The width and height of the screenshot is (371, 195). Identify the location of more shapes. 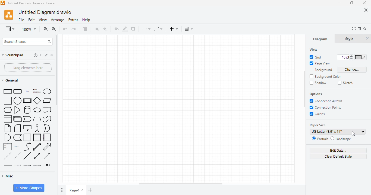
(29, 188).